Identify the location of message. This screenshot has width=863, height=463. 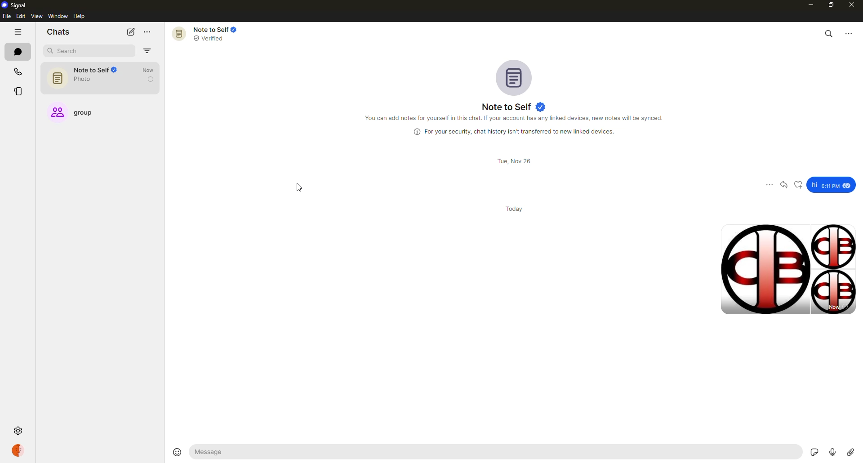
(835, 186).